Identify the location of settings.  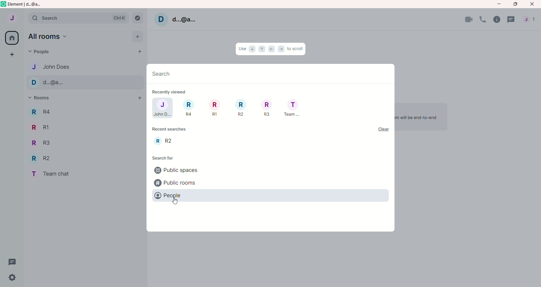
(10, 278).